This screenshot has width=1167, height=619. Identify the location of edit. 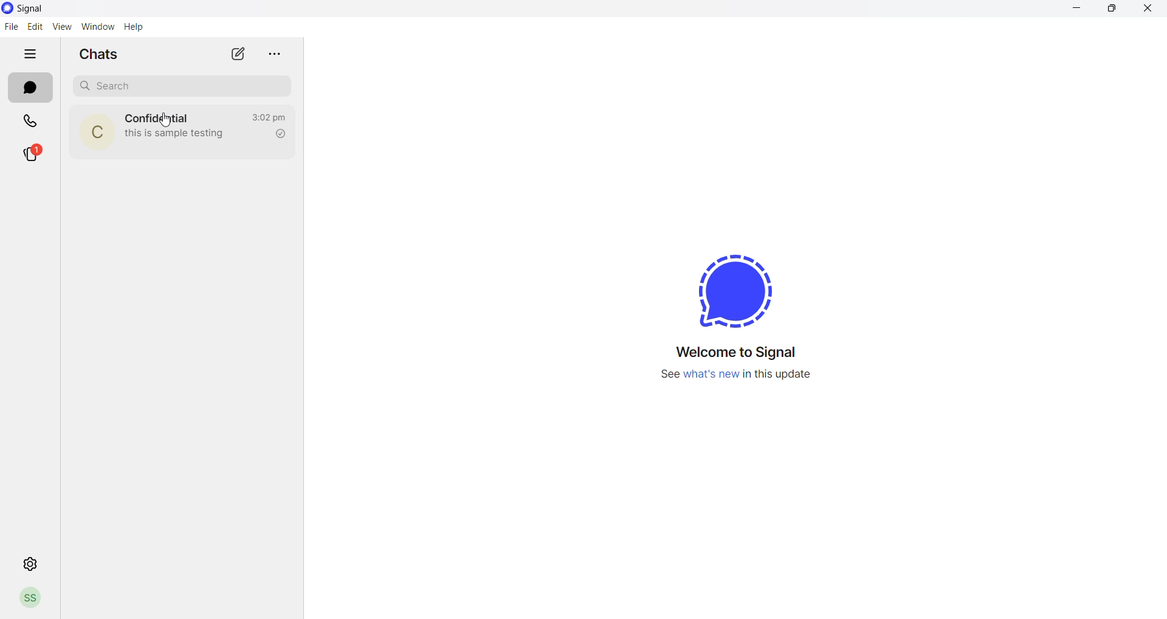
(36, 26).